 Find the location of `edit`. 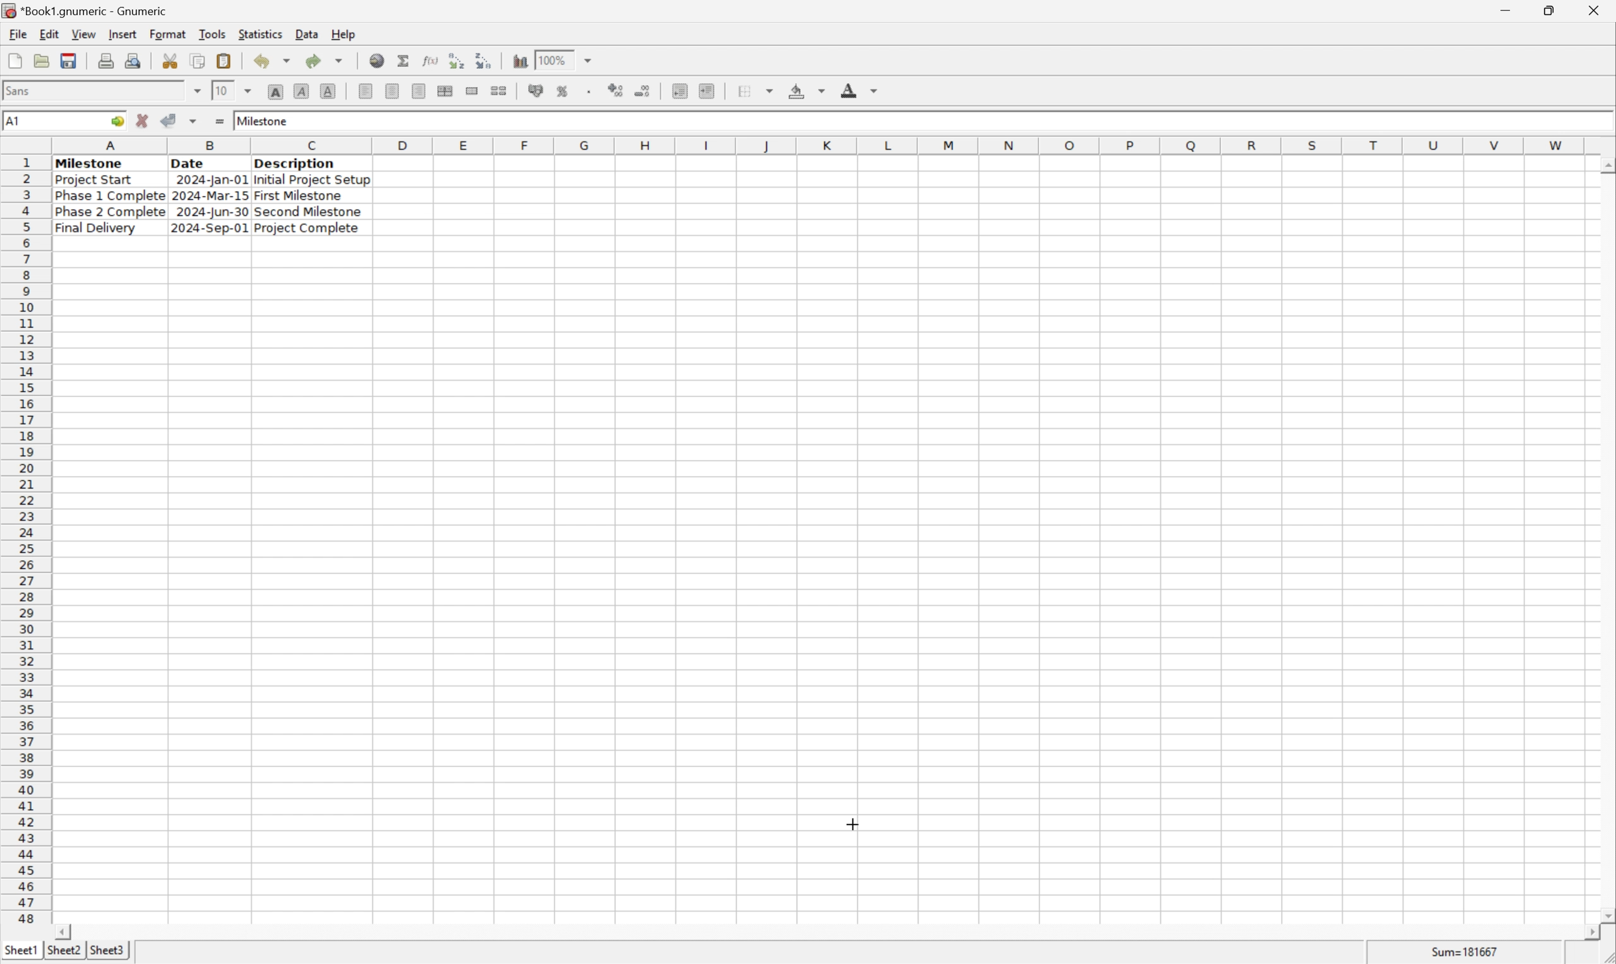

edit is located at coordinates (51, 34).